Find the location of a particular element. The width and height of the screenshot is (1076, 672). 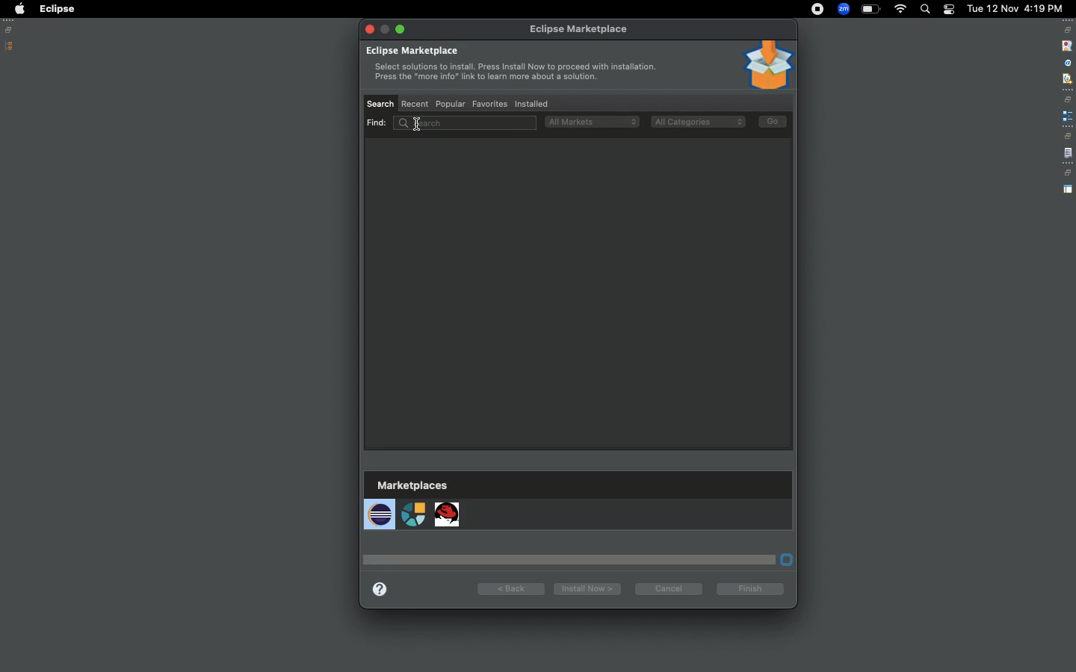

Package explorer is located at coordinates (10, 46).